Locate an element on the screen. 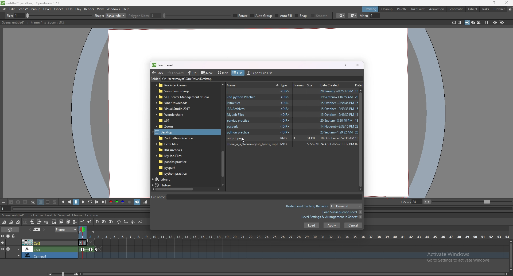  define sub camera is located at coordinates (33, 202).